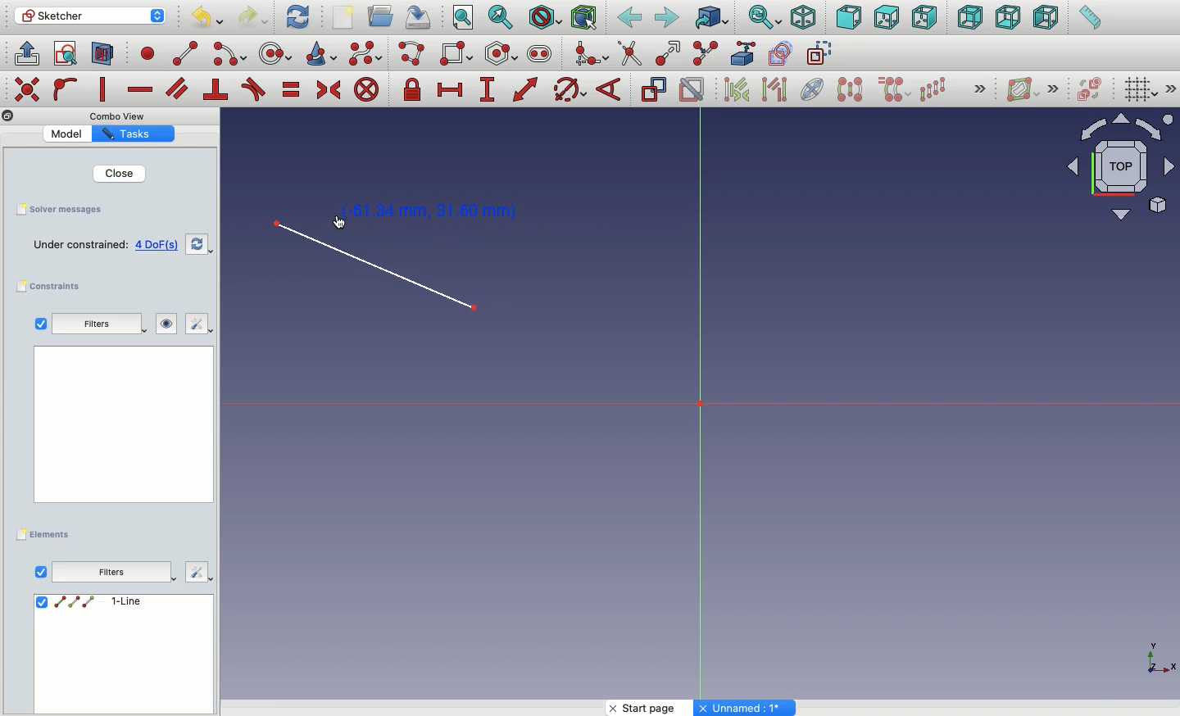  What do you see at coordinates (570, 89) in the screenshot?
I see `Constrain Circle` at bounding box center [570, 89].